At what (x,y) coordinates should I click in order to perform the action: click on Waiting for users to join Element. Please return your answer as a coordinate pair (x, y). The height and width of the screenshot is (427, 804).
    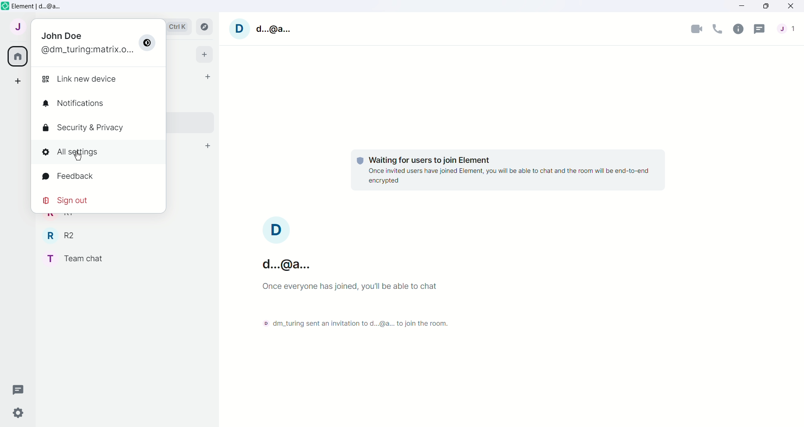
    Looking at the image, I should click on (430, 160).